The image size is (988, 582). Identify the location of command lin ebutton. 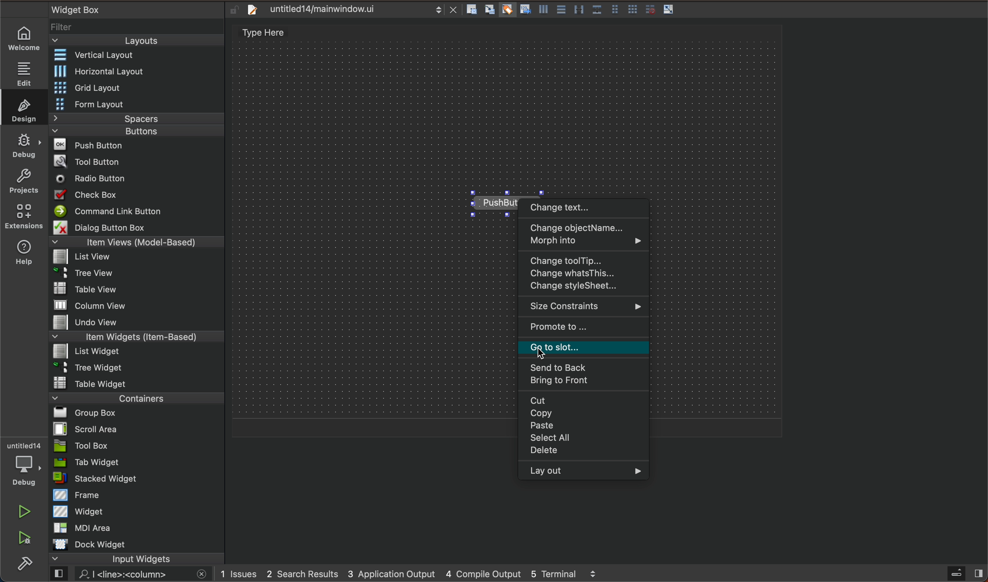
(139, 213).